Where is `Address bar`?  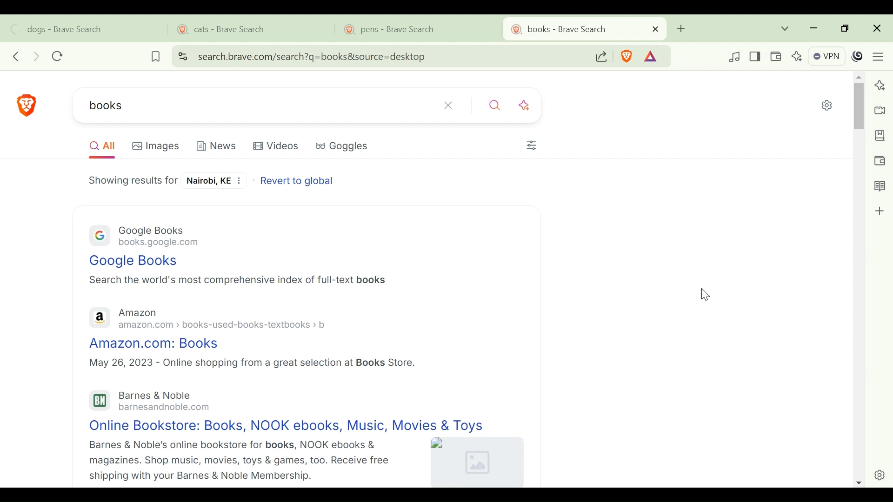
Address bar is located at coordinates (379, 55).